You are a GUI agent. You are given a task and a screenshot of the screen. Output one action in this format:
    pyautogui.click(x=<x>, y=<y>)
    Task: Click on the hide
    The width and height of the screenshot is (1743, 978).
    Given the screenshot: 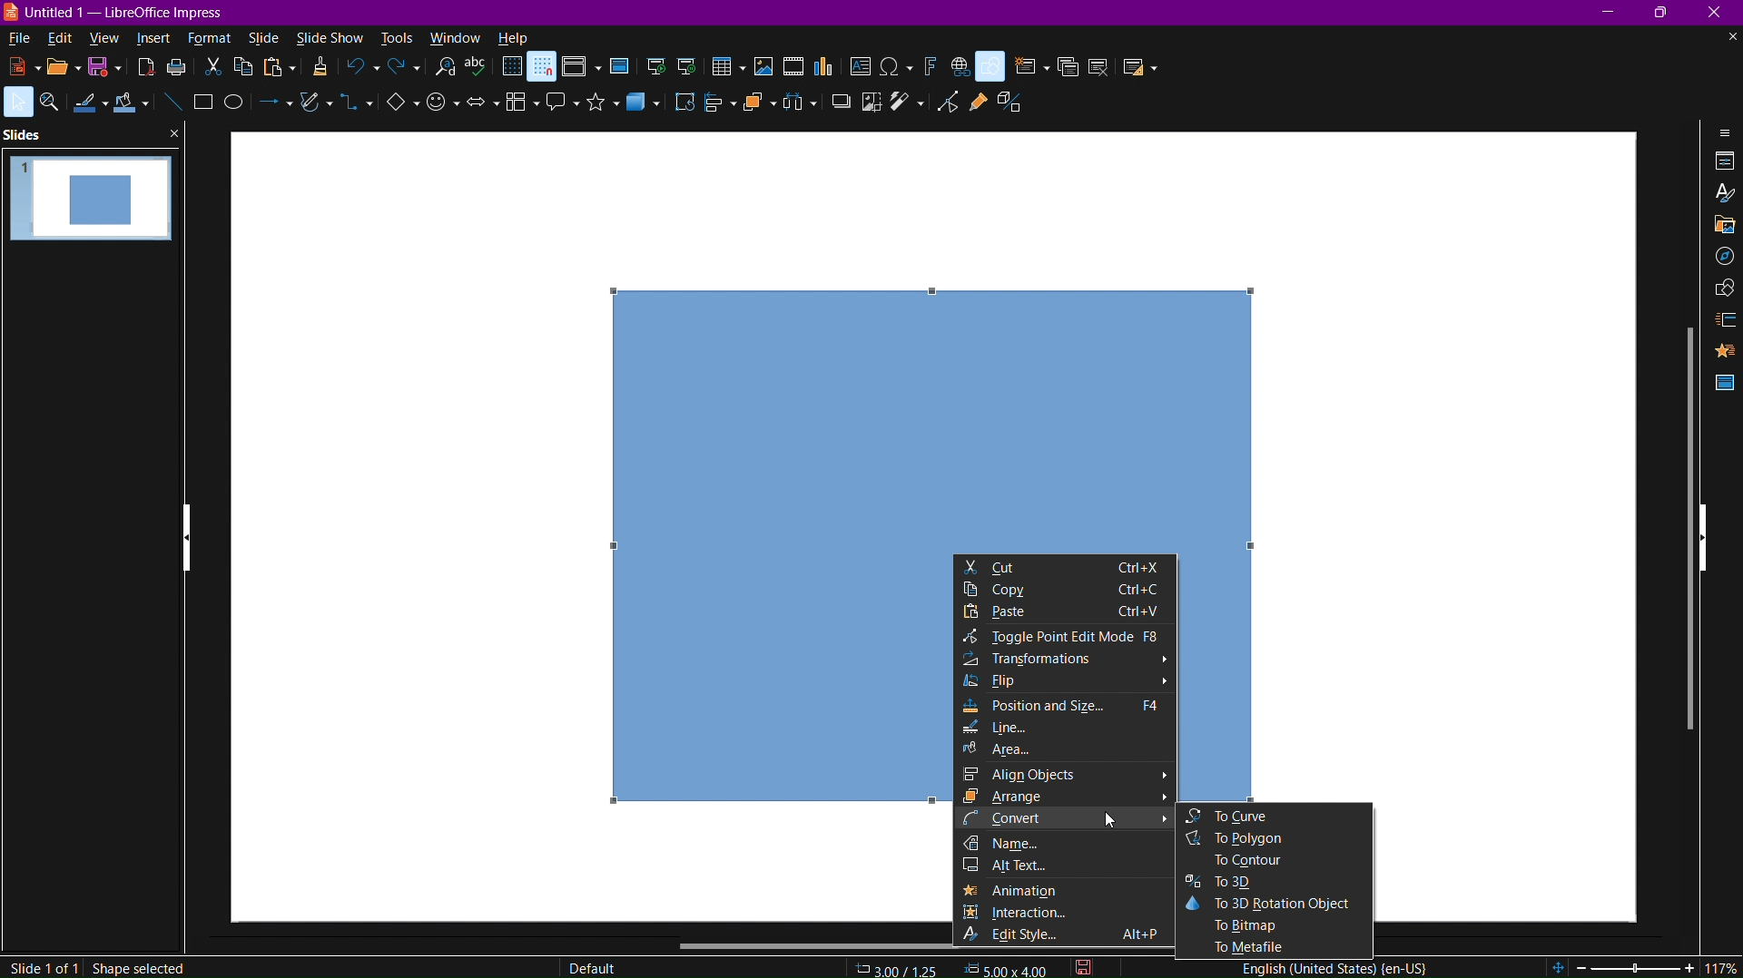 What is the action you would take?
    pyautogui.click(x=1703, y=539)
    